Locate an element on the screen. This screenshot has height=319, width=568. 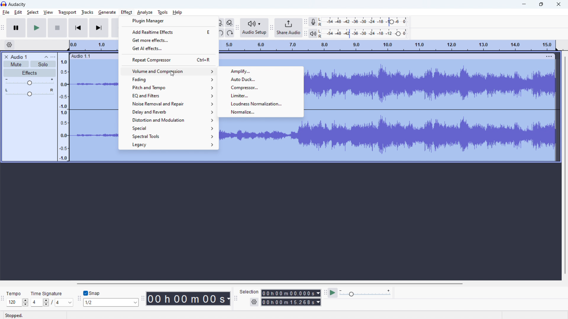
00h00m00.000s (start time) is located at coordinates (291, 292).